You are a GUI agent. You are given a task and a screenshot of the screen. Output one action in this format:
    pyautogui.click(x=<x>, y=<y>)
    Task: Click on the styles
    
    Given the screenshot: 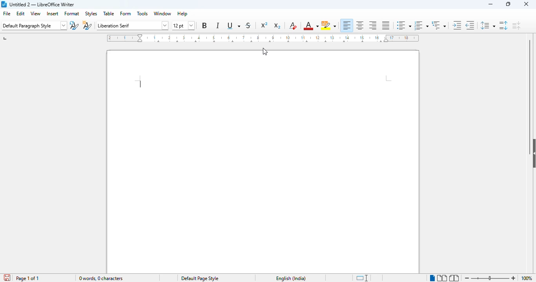 What is the action you would take?
    pyautogui.click(x=91, y=14)
    